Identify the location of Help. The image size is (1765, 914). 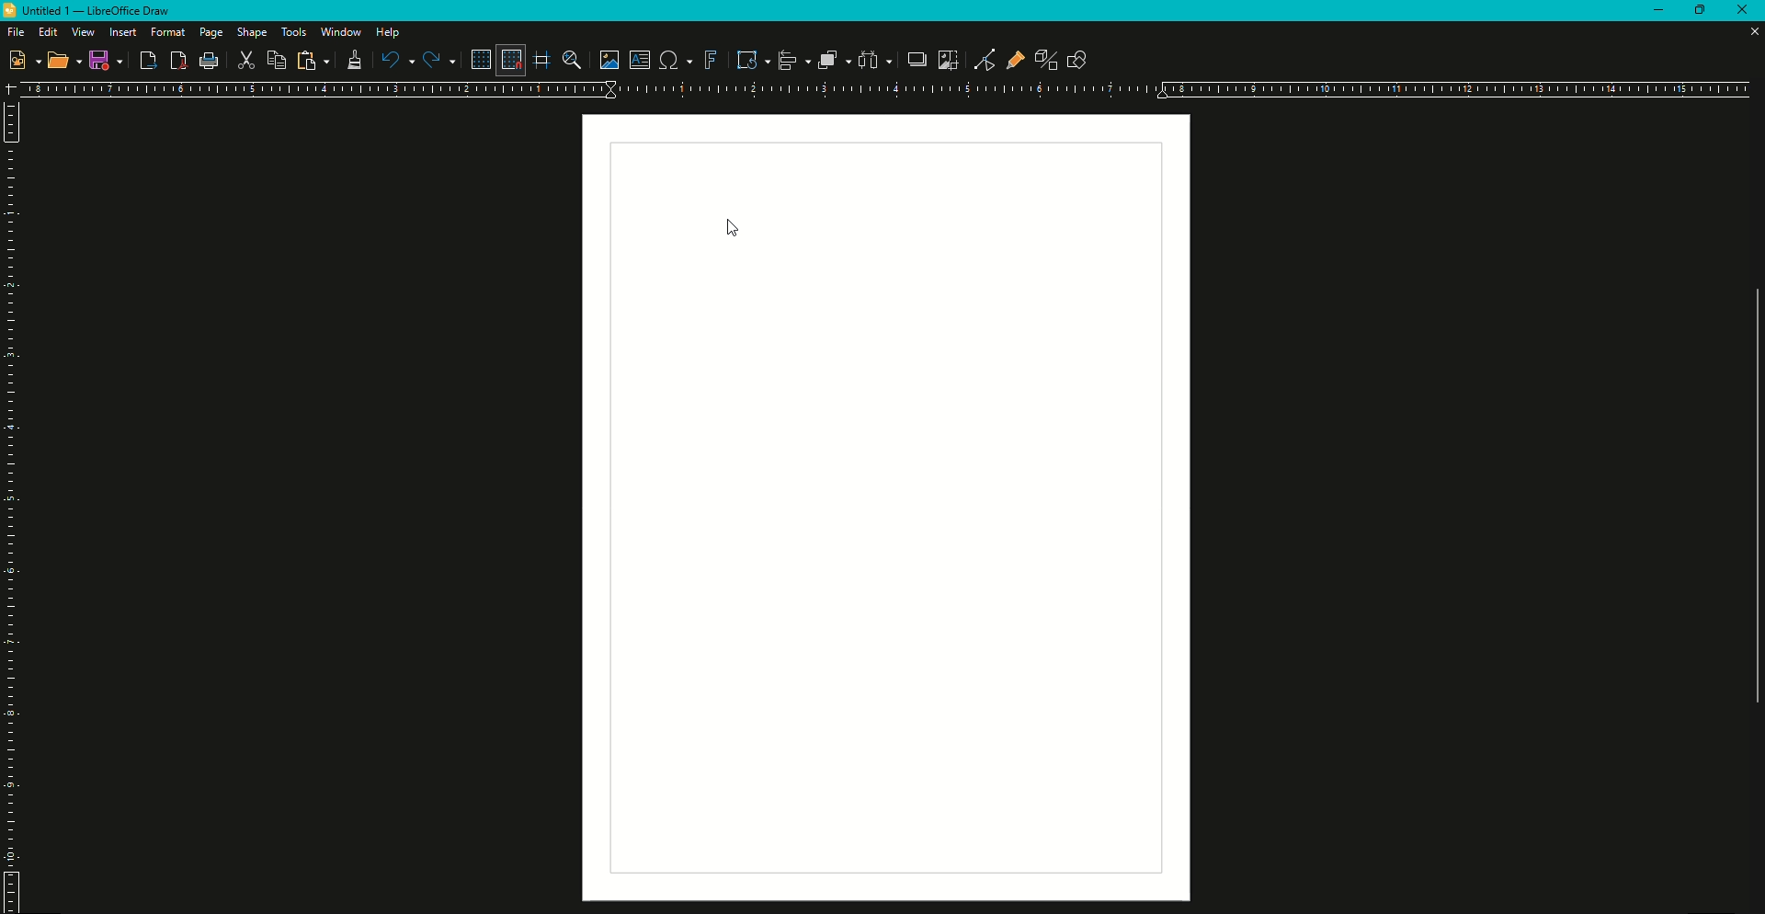
(387, 33).